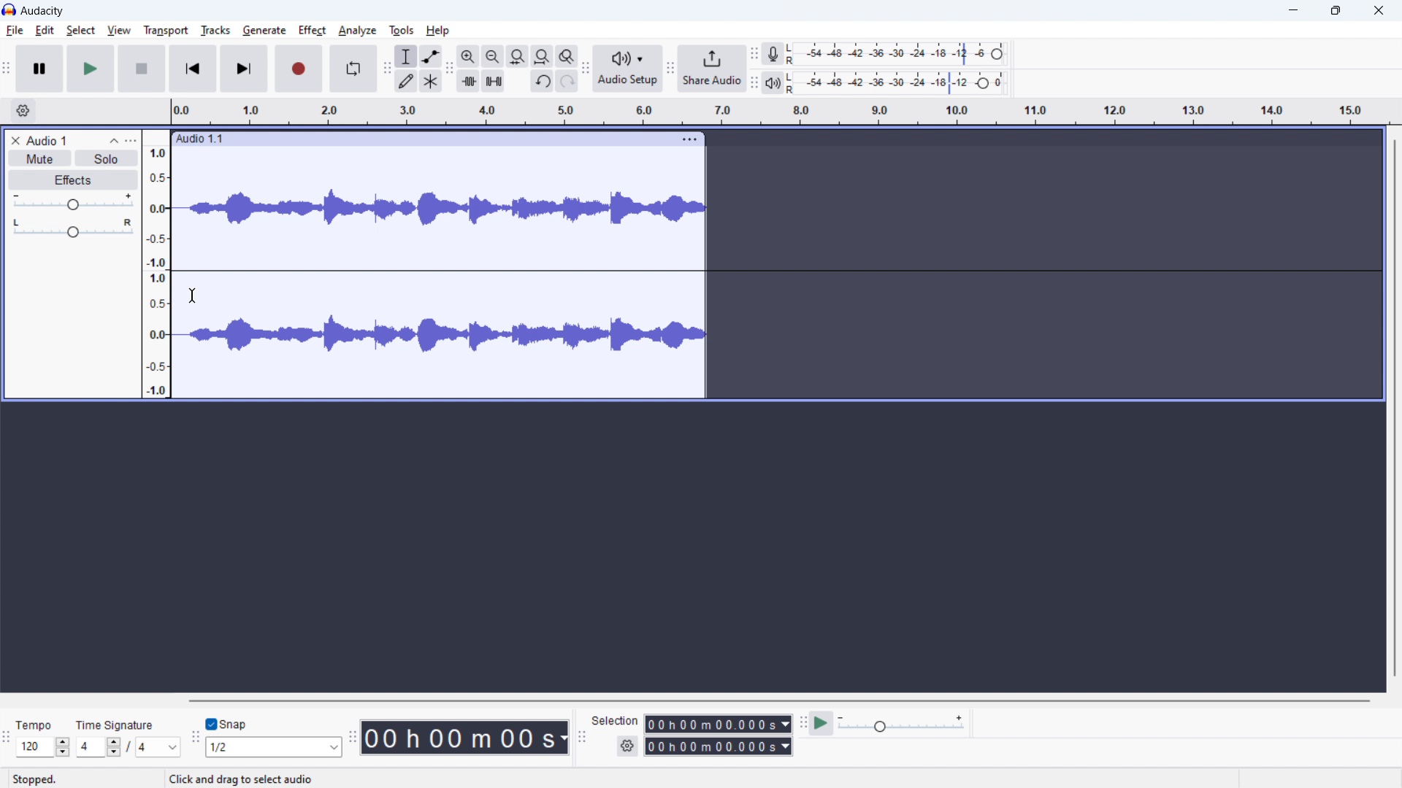  What do you see at coordinates (91, 748) in the screenshot?
I see `time signature beats per measure` at bounding box center [91, 748].